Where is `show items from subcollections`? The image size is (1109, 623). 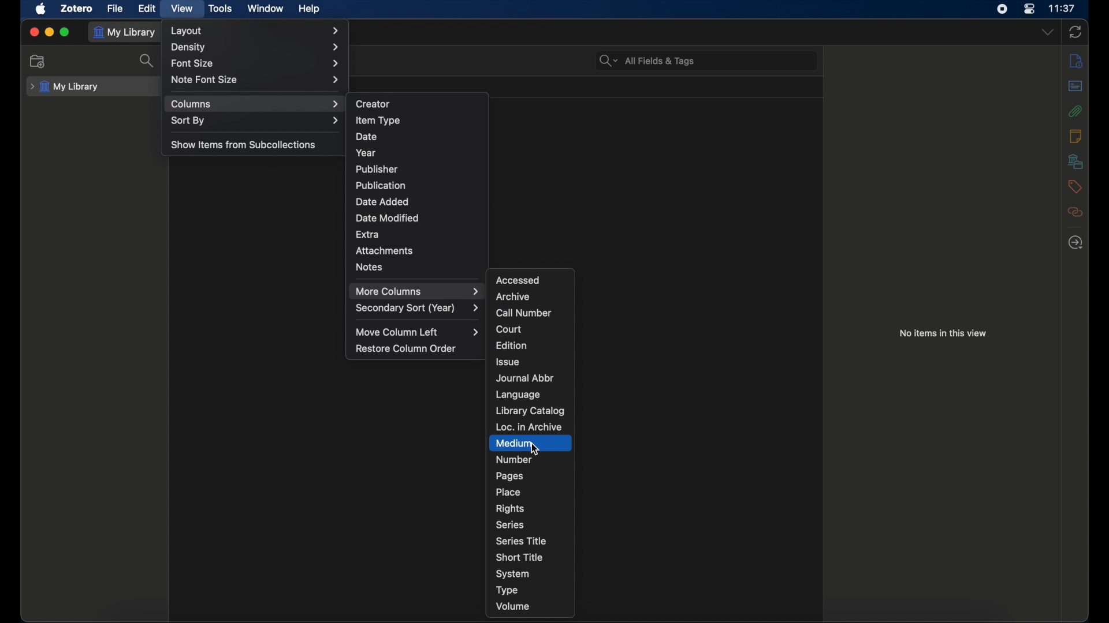 show items from subcollections is located at coordinates (245, 144).